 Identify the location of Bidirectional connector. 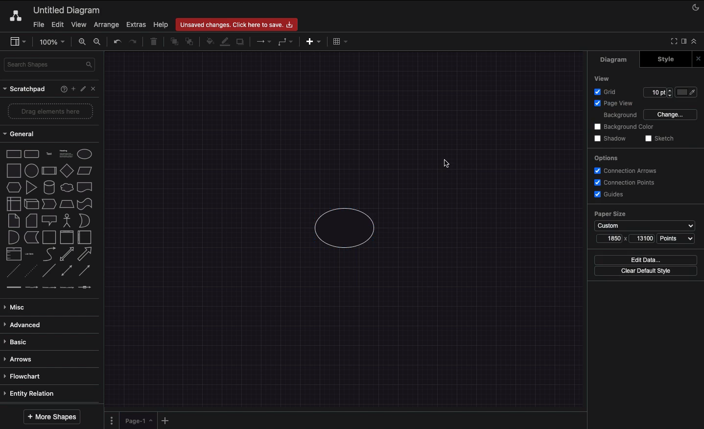
(67, 271).